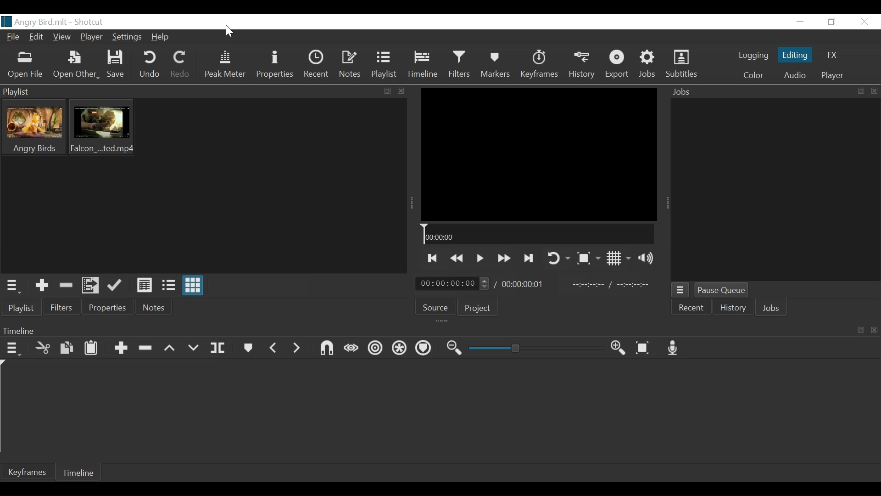 This screenshot has height=496, width=881. I want to click on Subtitles, so click(681, 65).